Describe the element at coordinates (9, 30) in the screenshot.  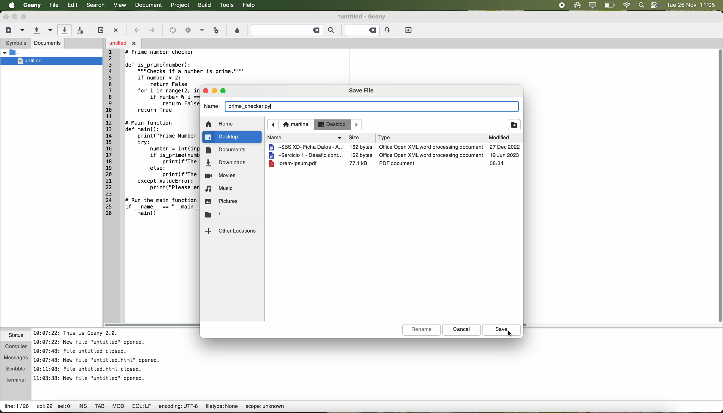
I see `create a new file` at that location.